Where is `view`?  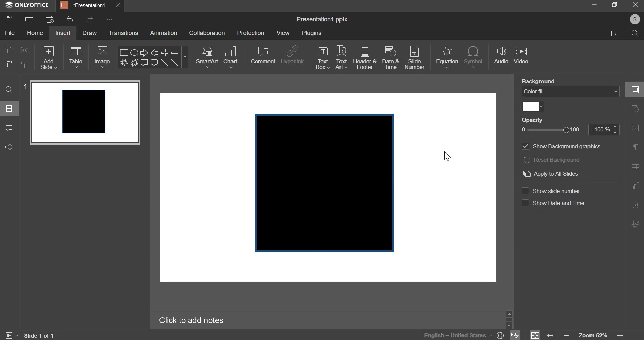
view is located at coordinates (283, 33).